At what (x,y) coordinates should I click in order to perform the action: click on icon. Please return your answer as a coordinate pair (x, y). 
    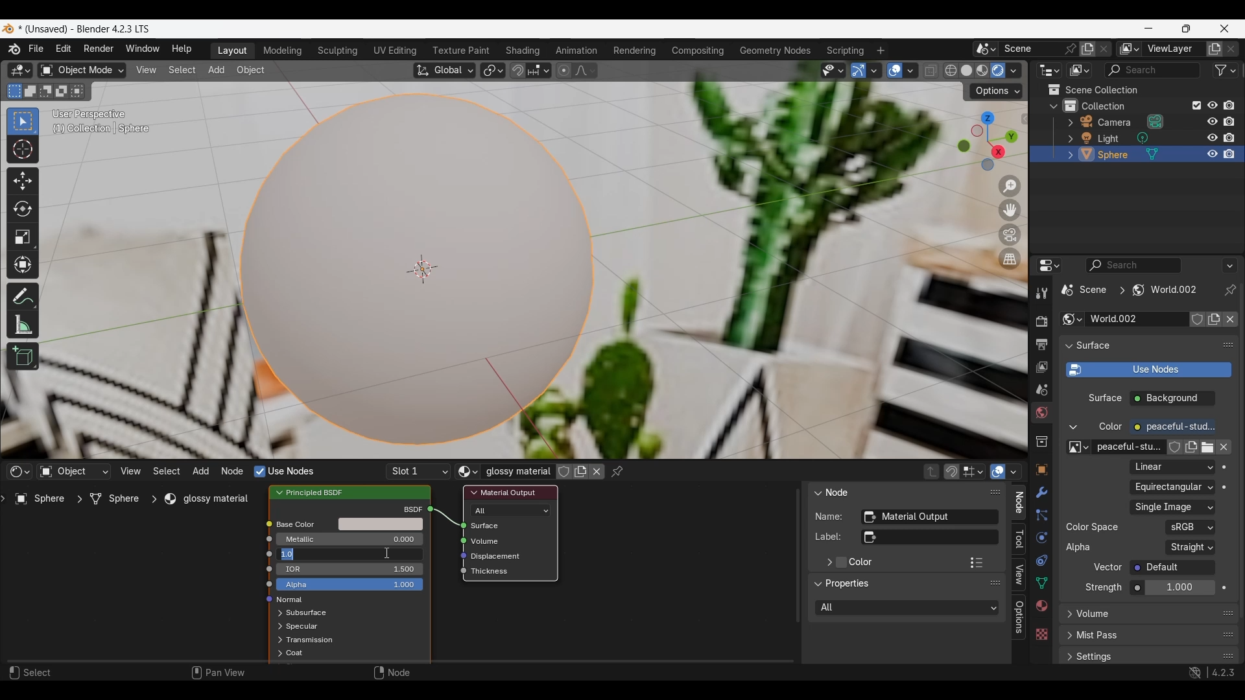
    Looking at the image, I should click on (268, 523).